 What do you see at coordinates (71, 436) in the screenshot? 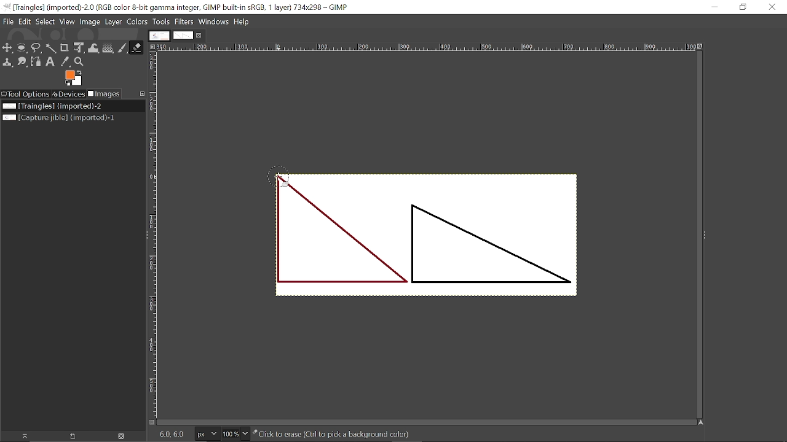
I see `Open image in new display` at bounding box center [71, 436].